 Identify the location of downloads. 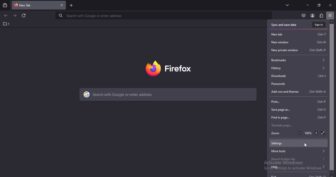
(298, 75).